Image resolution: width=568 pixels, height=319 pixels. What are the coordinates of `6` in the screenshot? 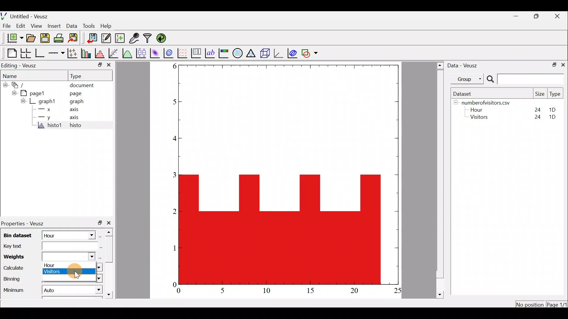 It's located at (172, 67).